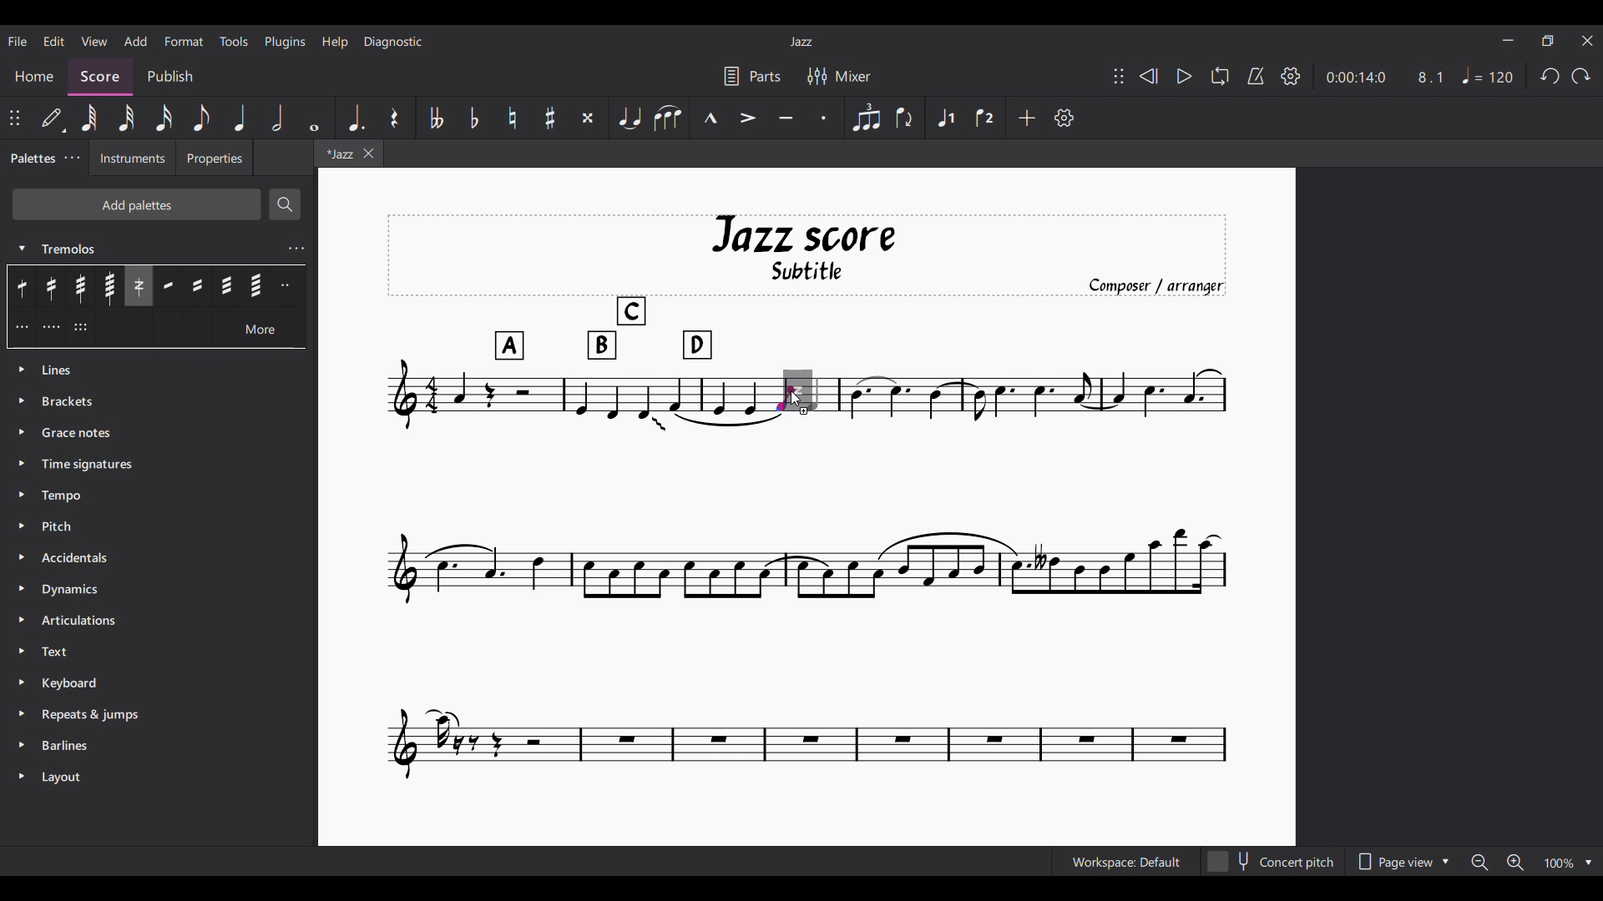 The height and width of the screenshot is (901, 1603). I want to click on Parts, so click(753, 75).